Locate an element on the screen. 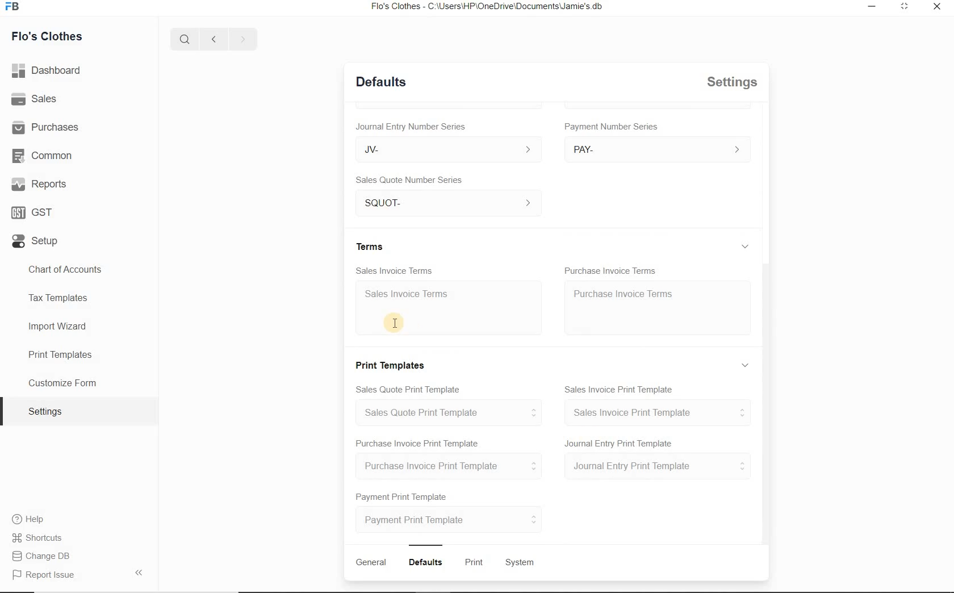  Journal Entry Number Series is located at coordinates (411, 127).